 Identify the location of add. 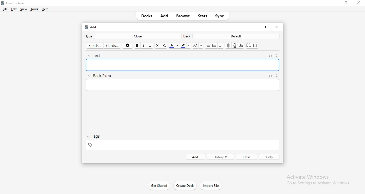
(194, 157).